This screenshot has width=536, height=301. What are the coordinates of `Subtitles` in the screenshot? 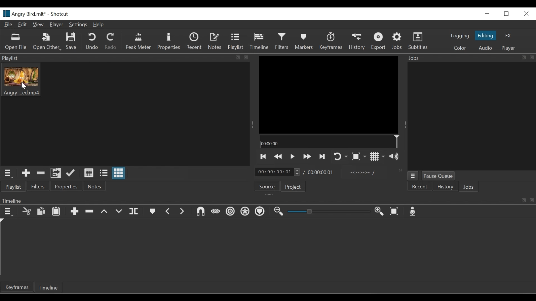 It's located at (418, 41).